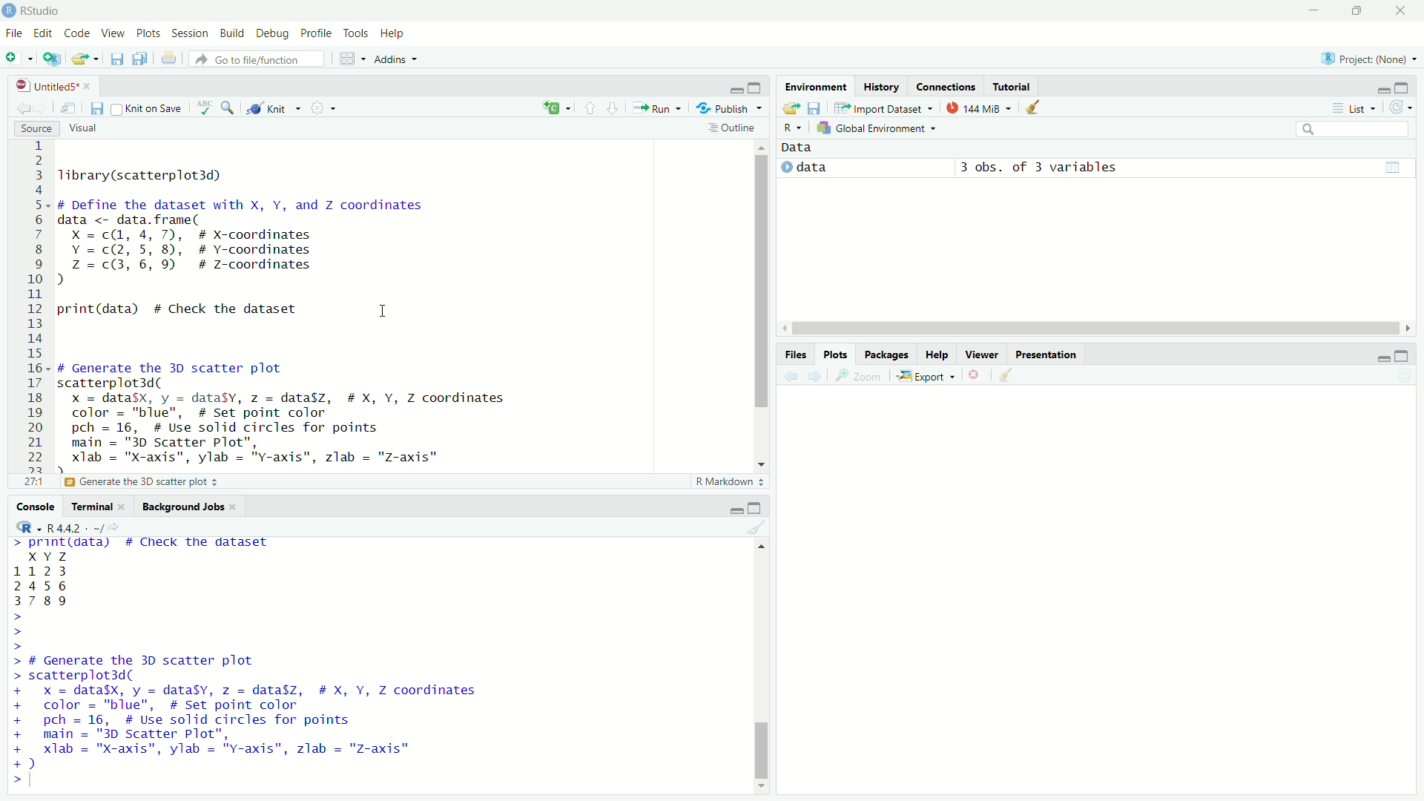 This screenshot has width=1424, height=801. I want to click on Help, so click(395, 32).